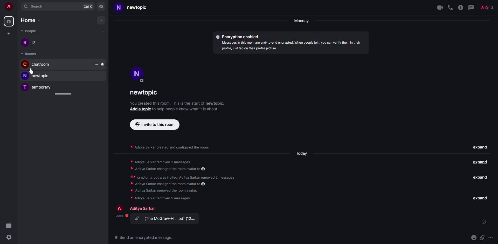 This screenshot has height=244, width=498. Describe the element at coordinates (146, 238) in the screenshot. I see `send an encrypted message` at that location.